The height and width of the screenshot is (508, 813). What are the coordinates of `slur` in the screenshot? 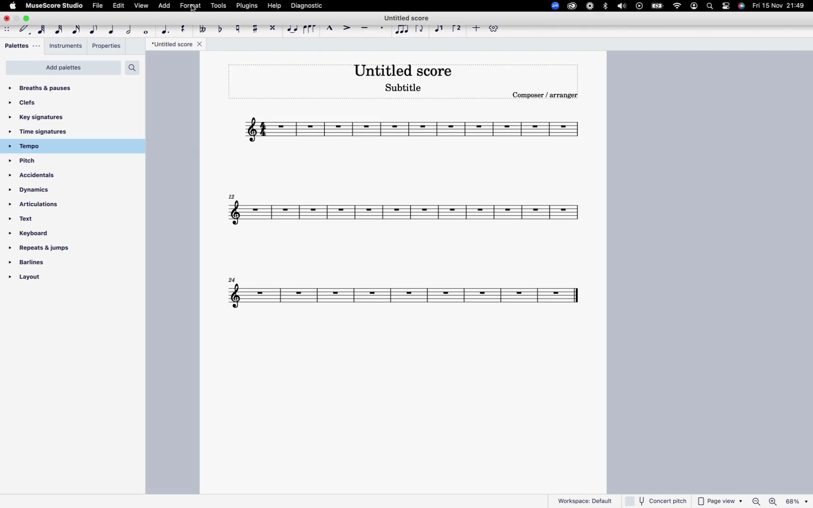 It's located at (310, 28).